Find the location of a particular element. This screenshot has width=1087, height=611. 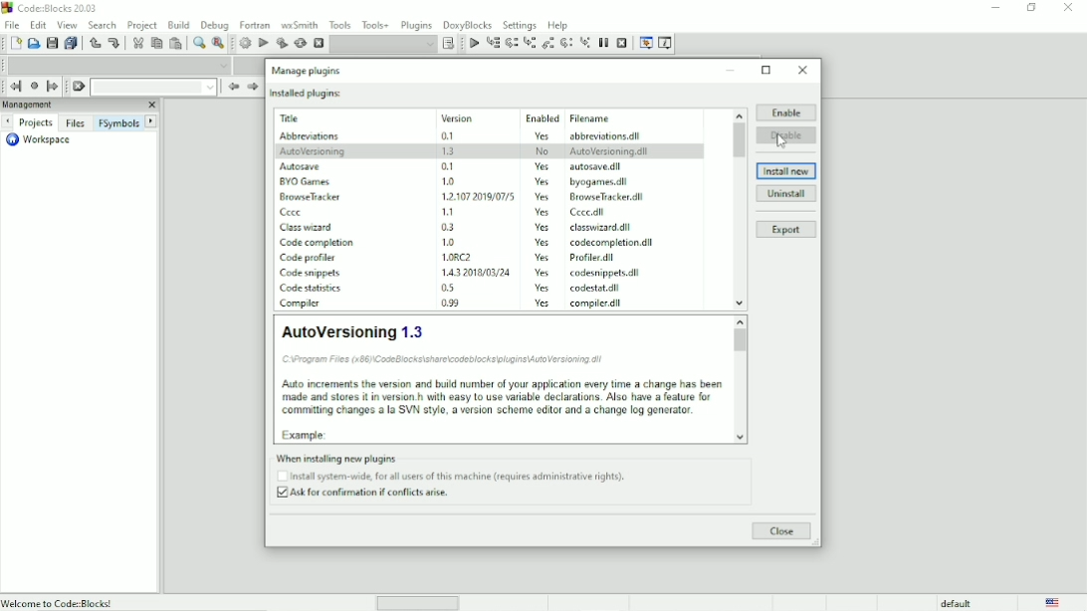

Next line is located at coordinates (513, 44).